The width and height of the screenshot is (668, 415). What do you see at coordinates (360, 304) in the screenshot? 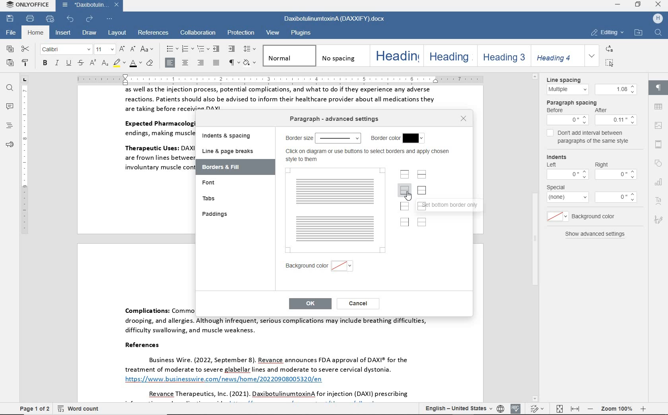
I see `cancel` at bounding box center [360, 304].